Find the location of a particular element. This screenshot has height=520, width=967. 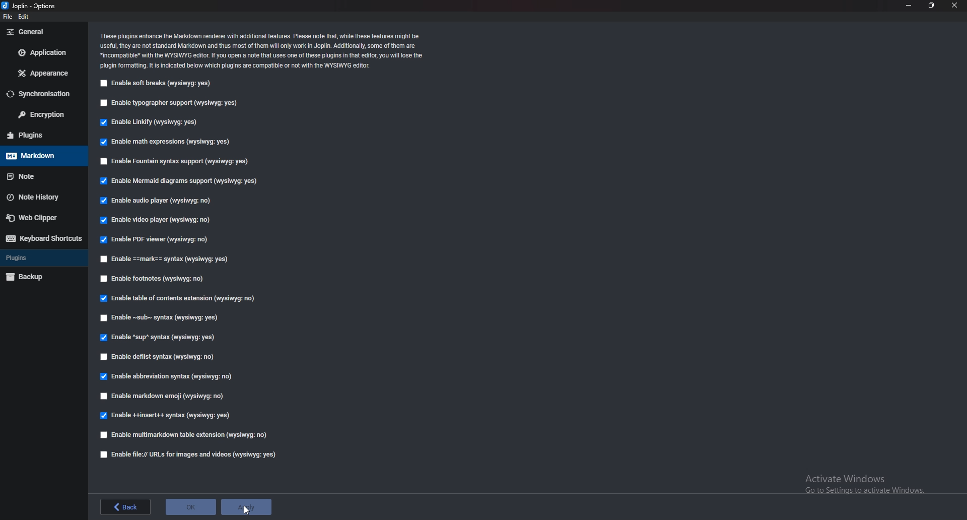

Application is located at coordinates (45, 51).